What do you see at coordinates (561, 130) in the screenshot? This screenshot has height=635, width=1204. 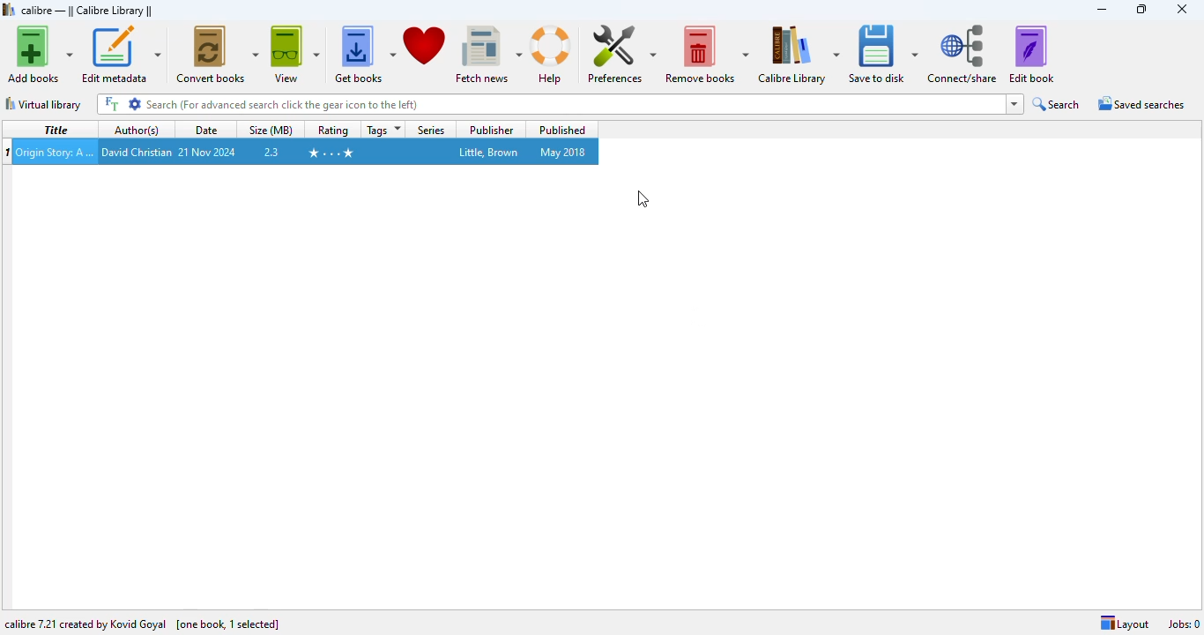 I see `published` at bounding box center [561, 130].